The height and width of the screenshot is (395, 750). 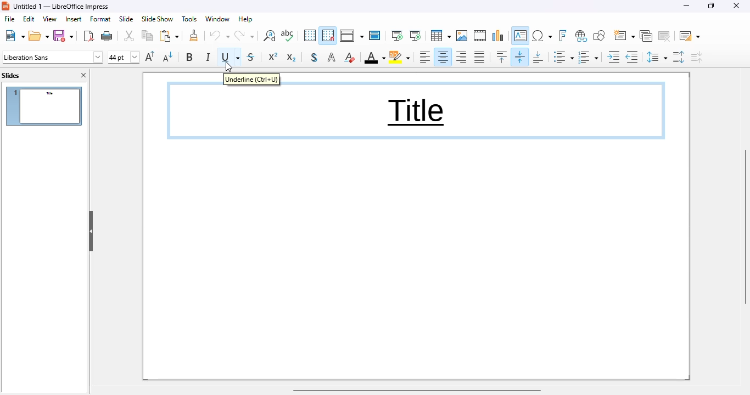 I want to click on font size, so click(x=124, y=57).